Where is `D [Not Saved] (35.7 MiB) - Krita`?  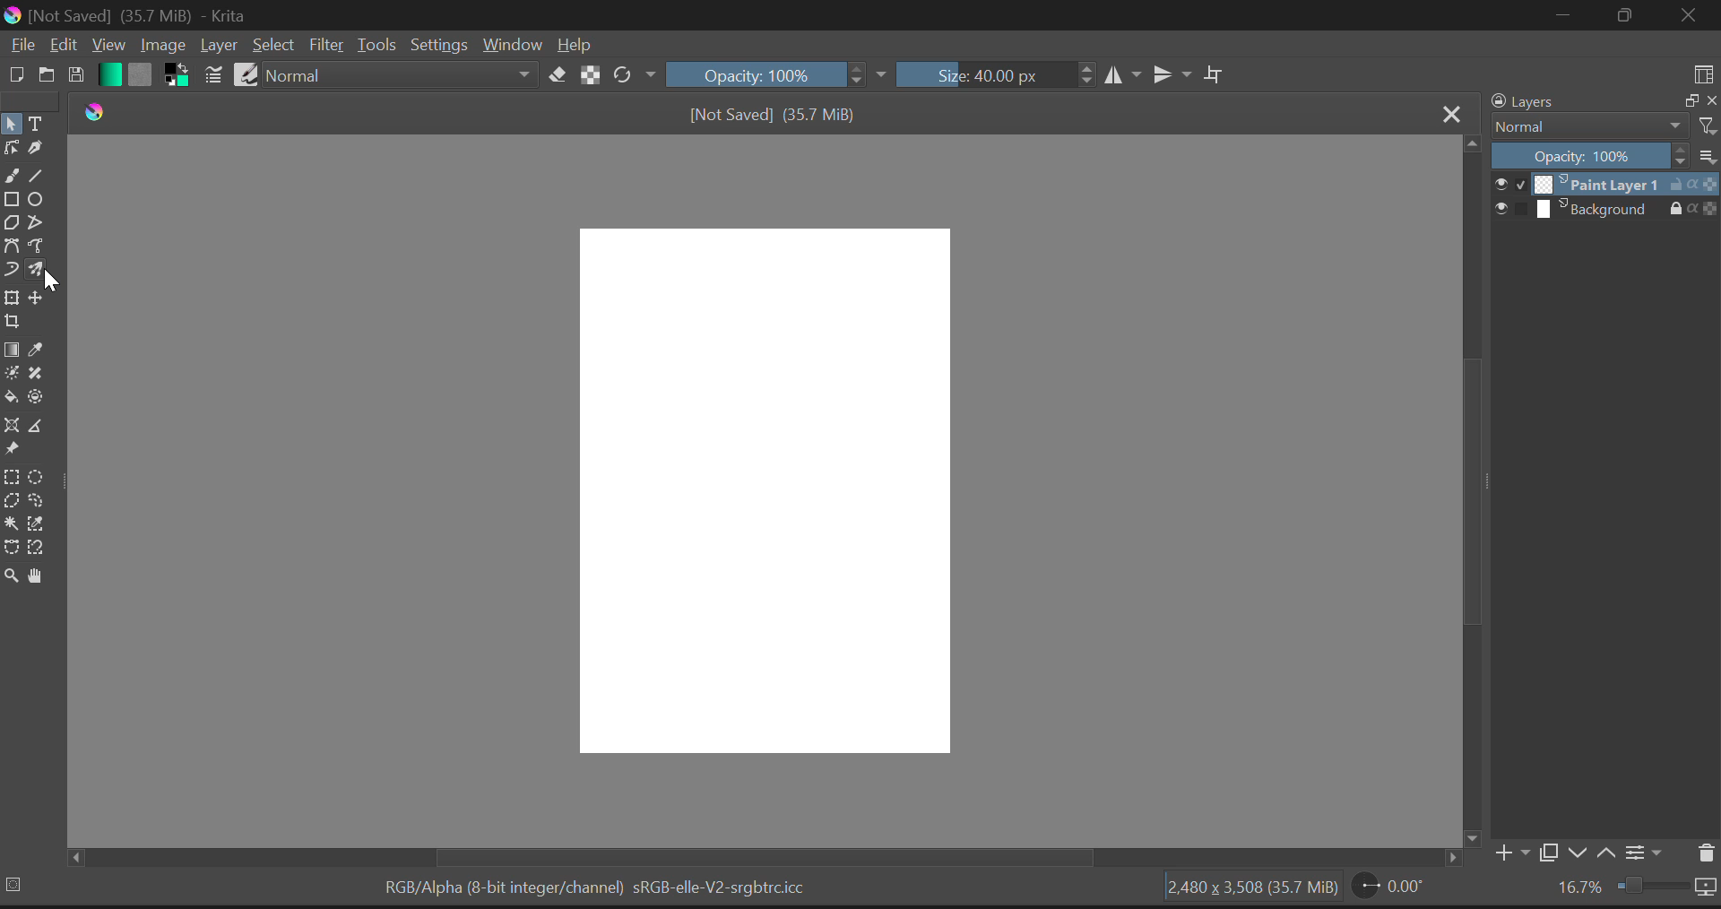 D [Not Saved] (35.7 MiB) - Krita is located at coordinates (138, 15).